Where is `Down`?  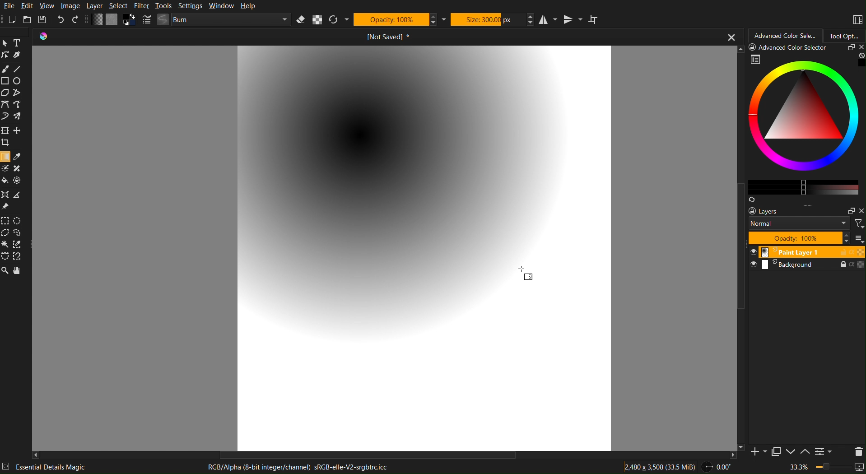
Down is located at coordinates (790, 452).